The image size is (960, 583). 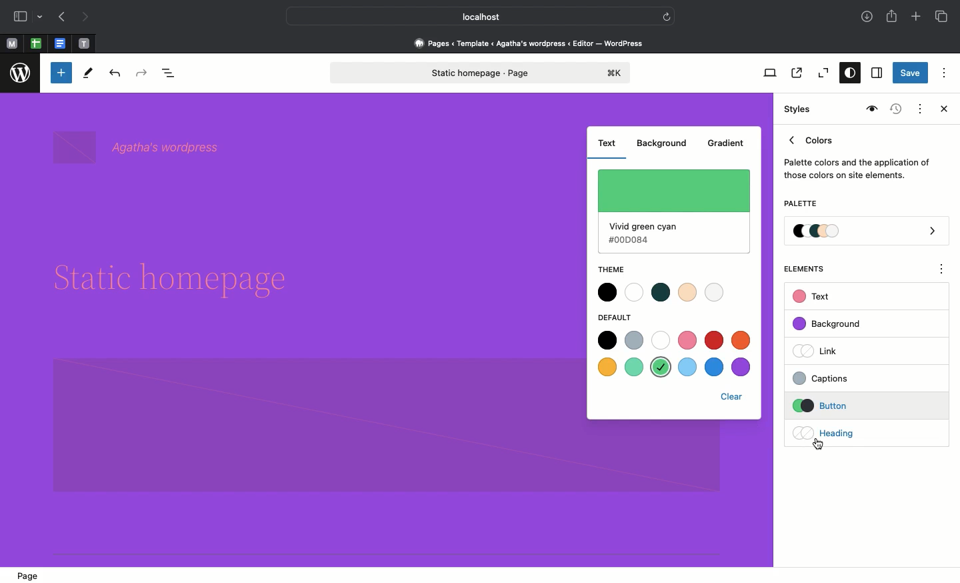 I want to click on refresh, so click(x=667, y=15).